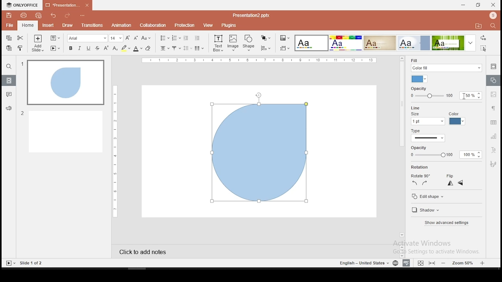 This screenshot has height=282, width=502. I want to click on line size, so click(427, 119).